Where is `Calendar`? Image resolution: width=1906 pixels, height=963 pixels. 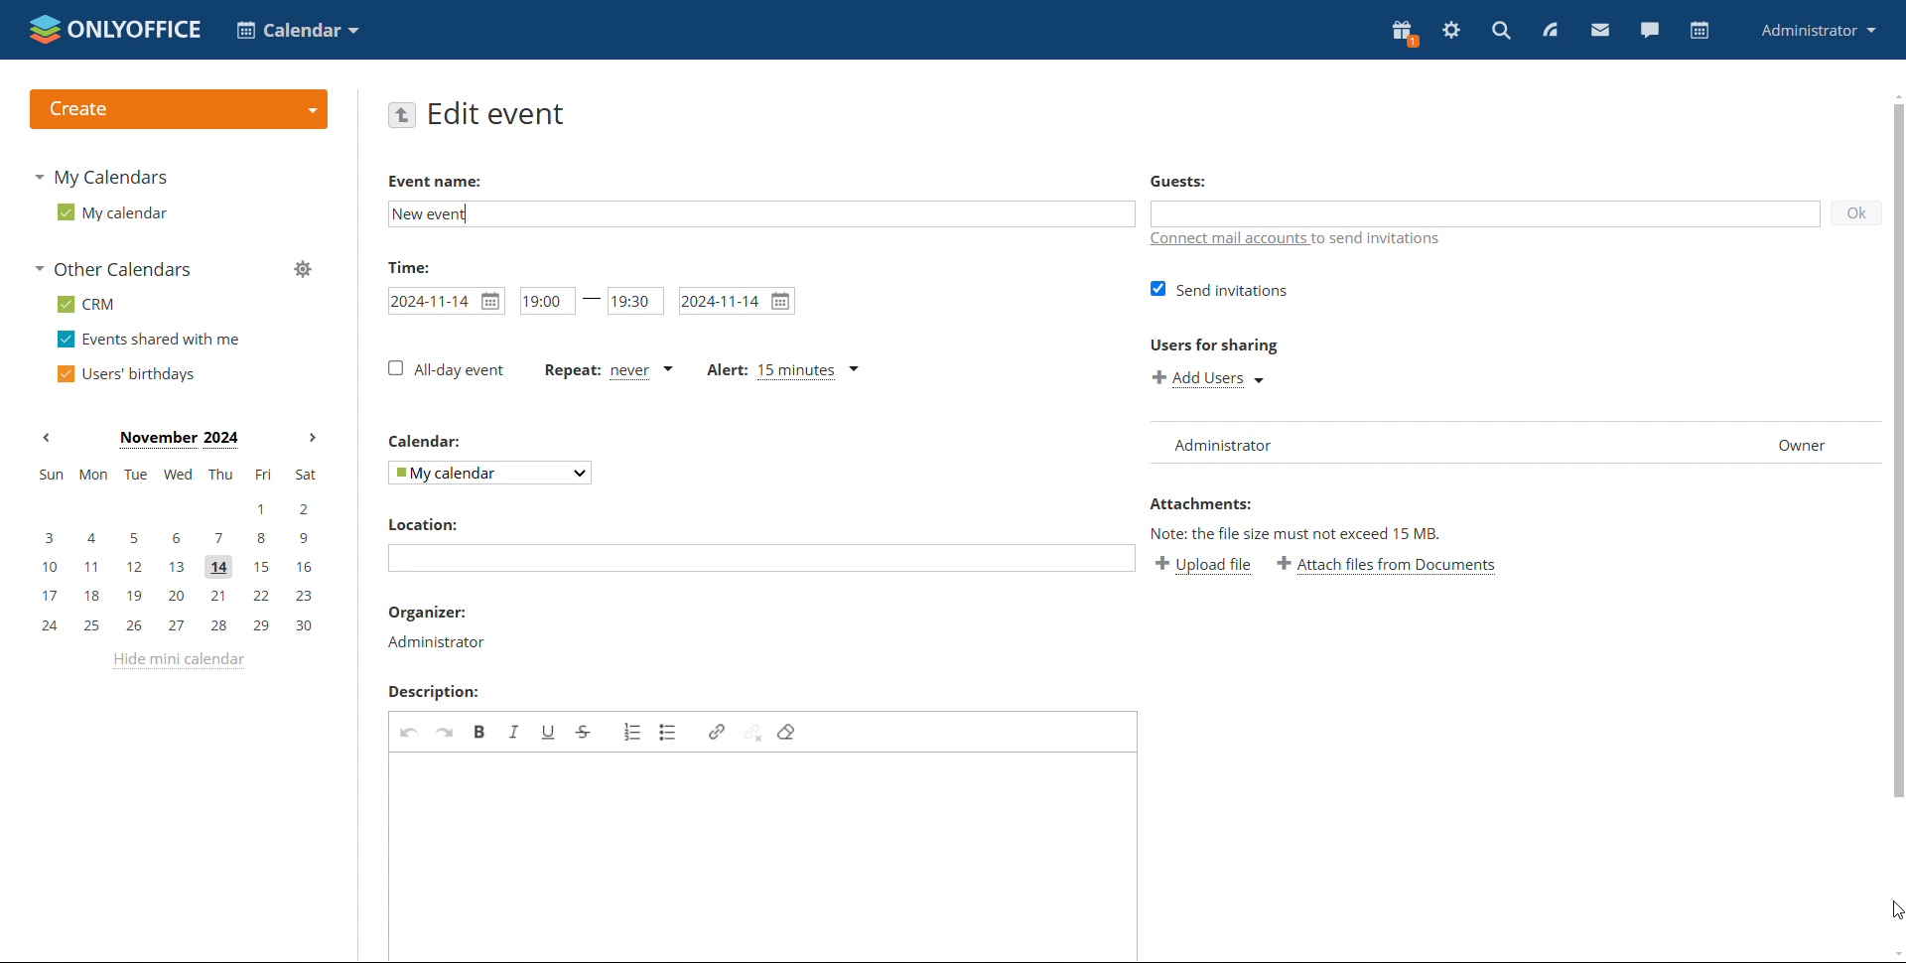 Calendar is located at coordinates (429, 445).